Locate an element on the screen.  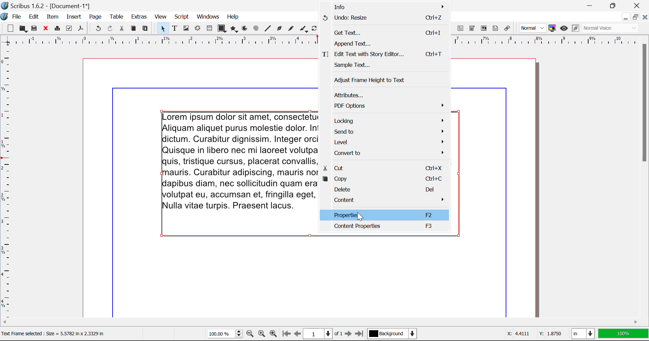
Discard is located at coordinates (45, 29).